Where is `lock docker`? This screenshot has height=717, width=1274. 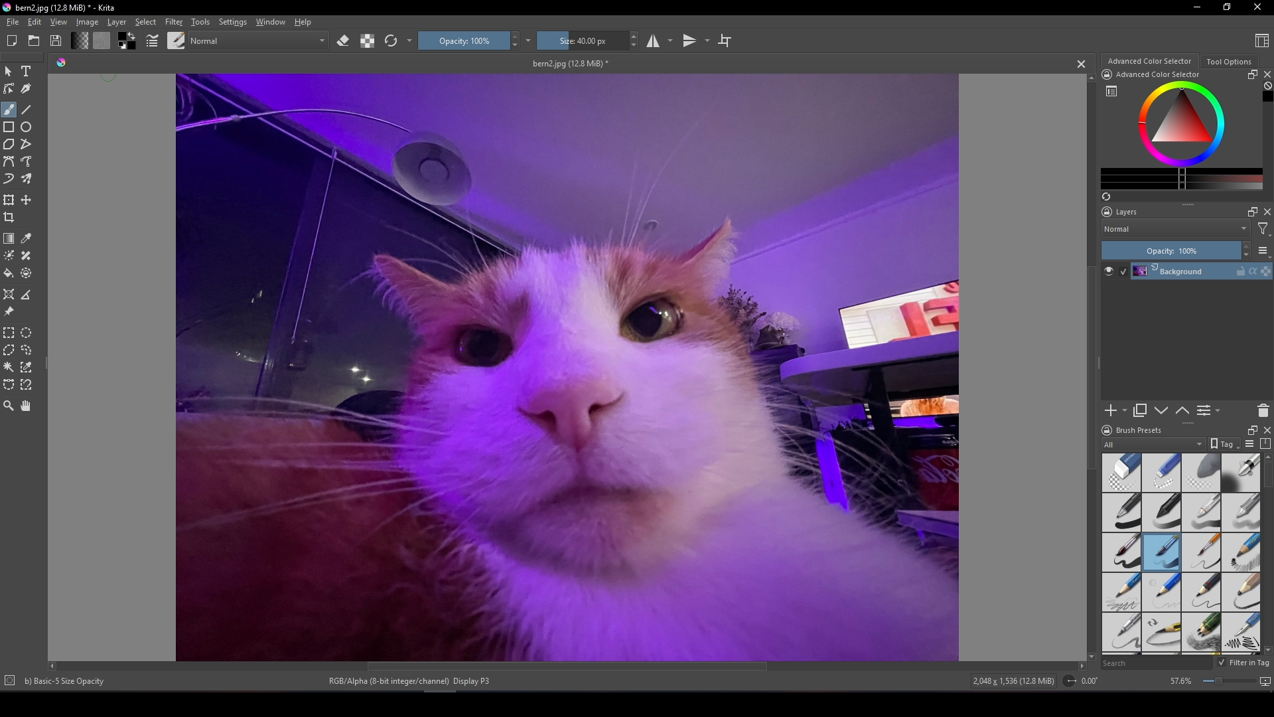 lock docker is located at coordinates (1107, 74).